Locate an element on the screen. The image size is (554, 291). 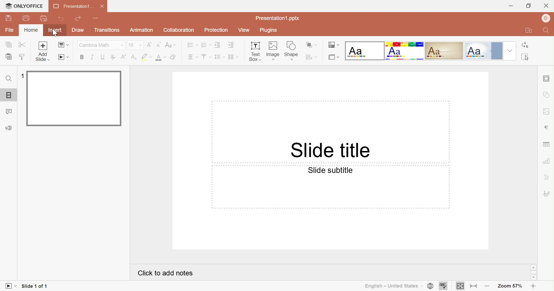
Click to add notes is located at coordinates (165, 273).